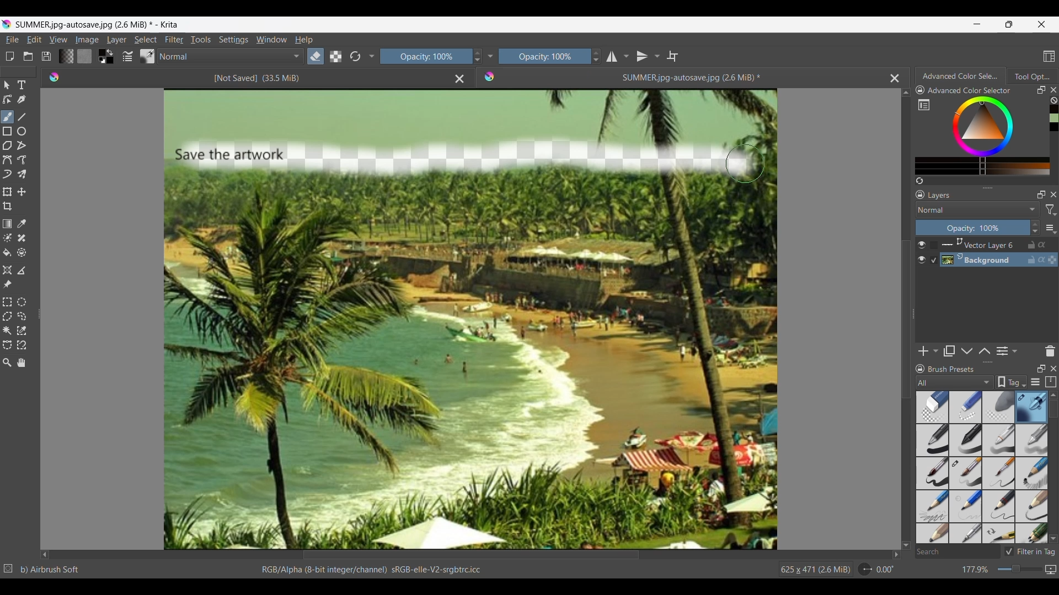  I want to click on View/Change layer properties, so click(1008, 351).